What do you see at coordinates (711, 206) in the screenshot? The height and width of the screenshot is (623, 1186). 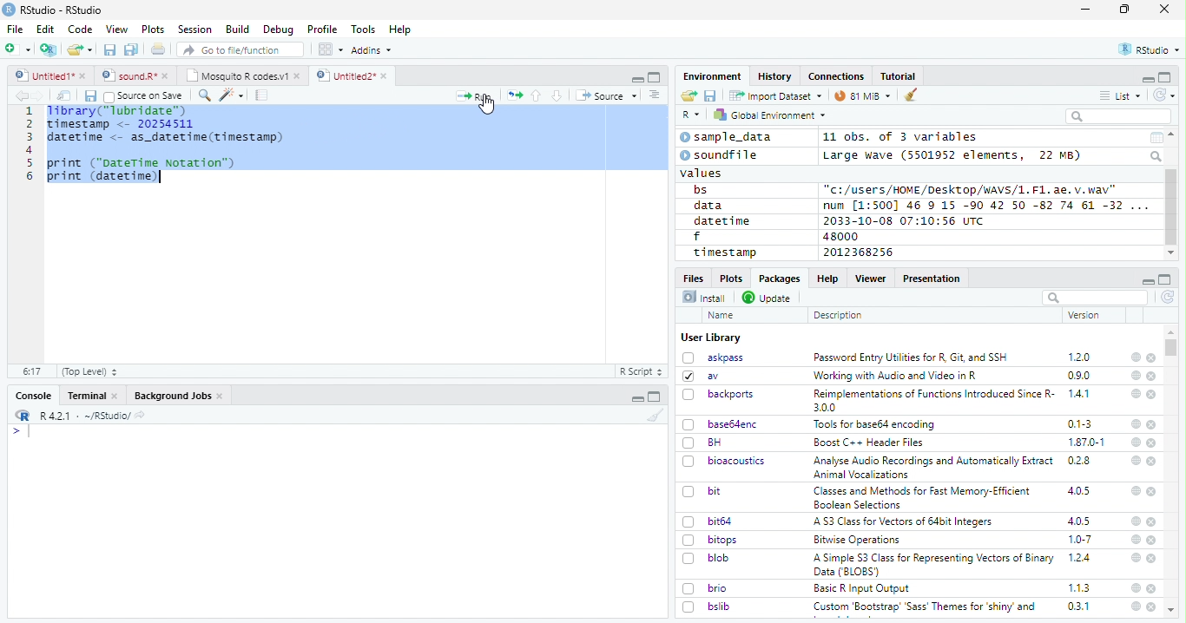 I see `data` at bounding box center [711, 206].